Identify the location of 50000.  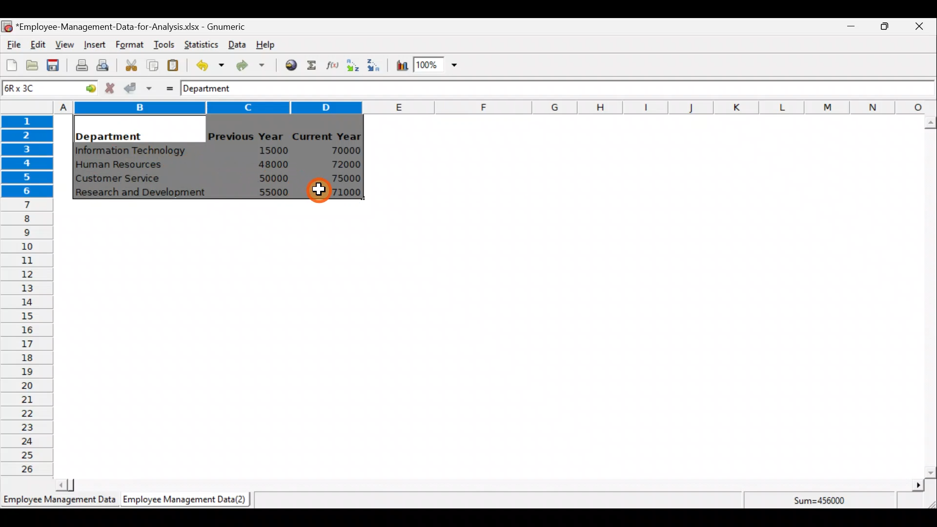
(276, 178).